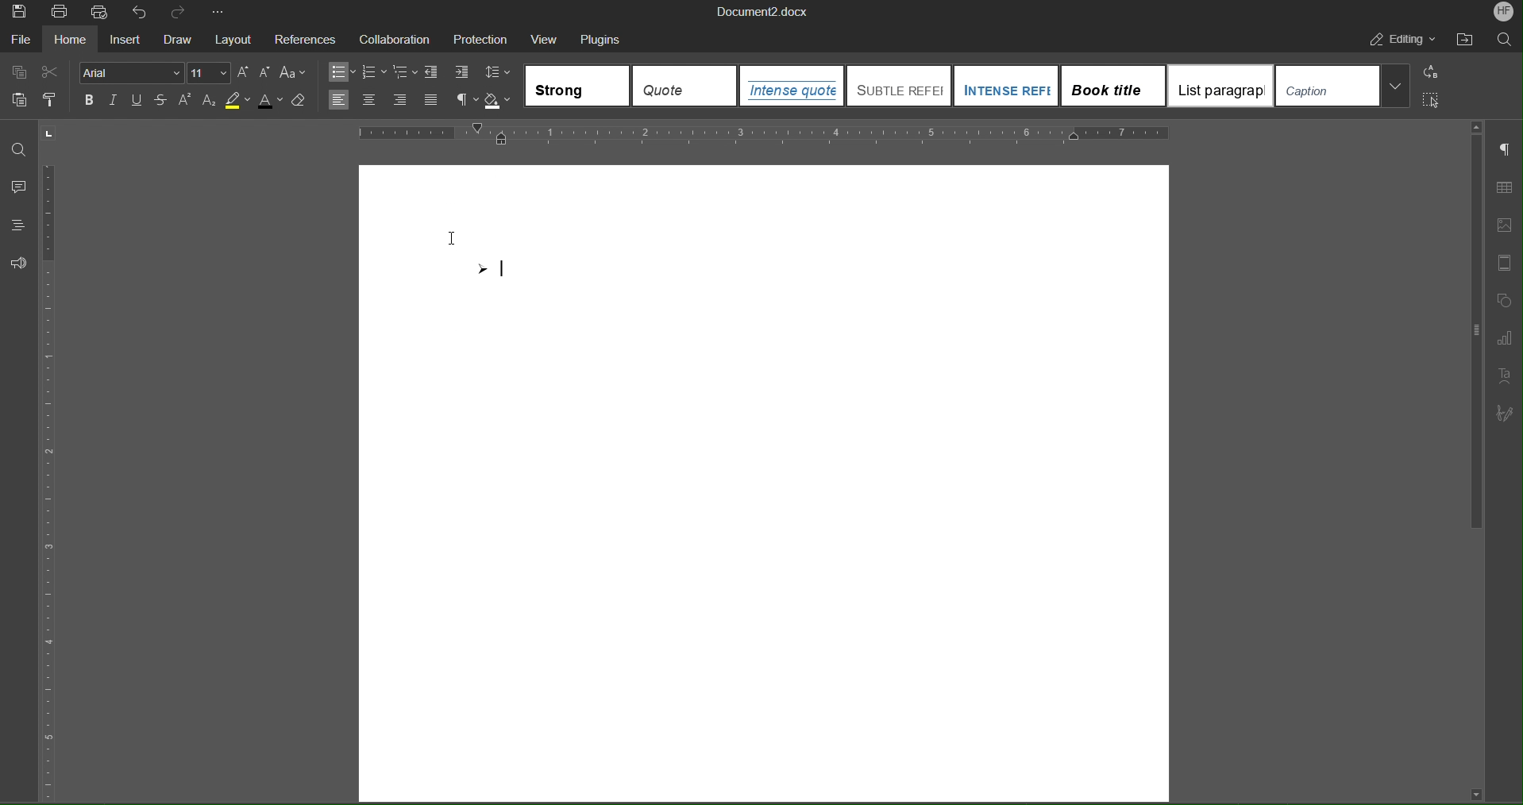  Describe the element at coordinates (1502, 224) in the screenshot. I see `Image Settings` at that location.